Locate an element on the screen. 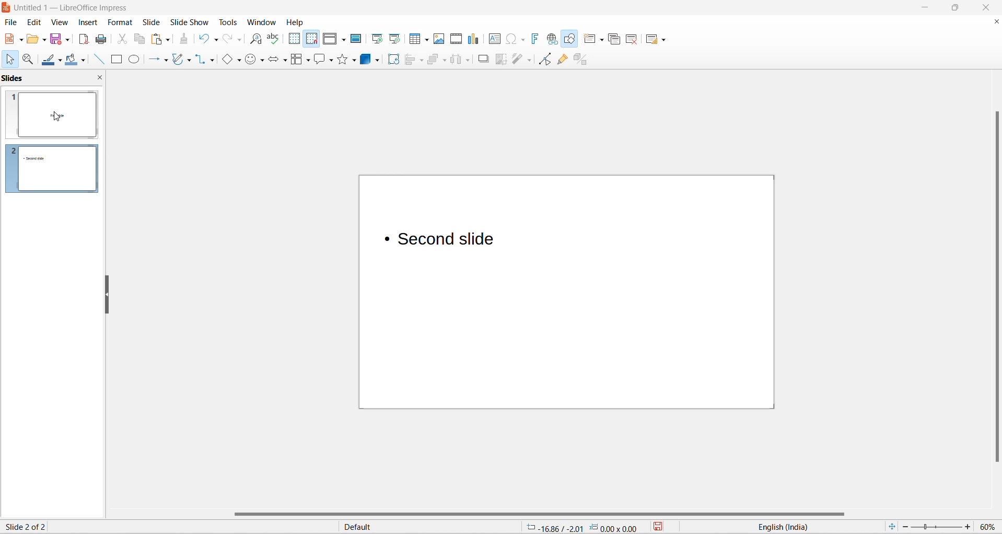 The height and width of the screenshot is (534, 1002). export as pdf is located at coordinates (84, 40).